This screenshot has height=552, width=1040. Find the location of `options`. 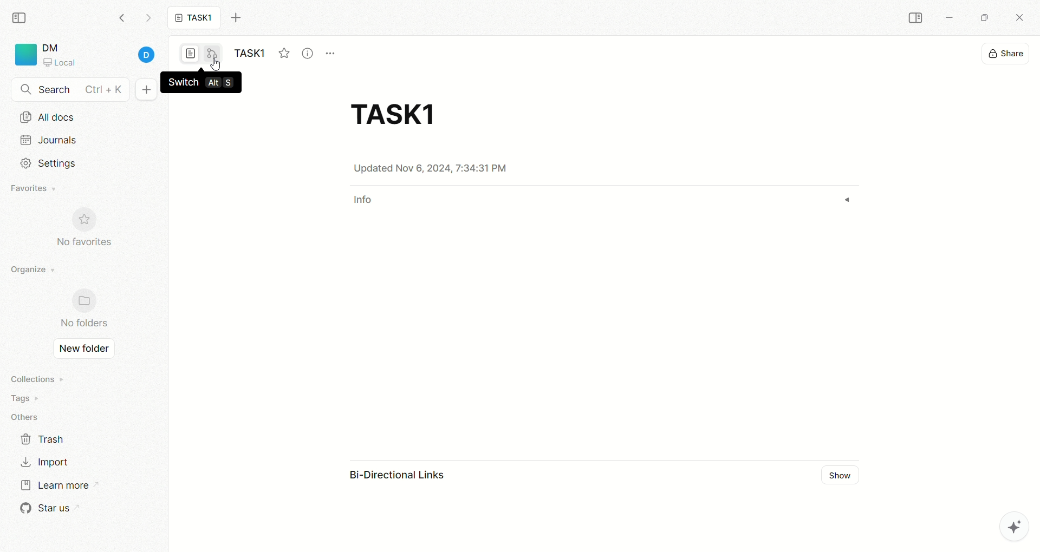

options is located at coordinates (333, 52).